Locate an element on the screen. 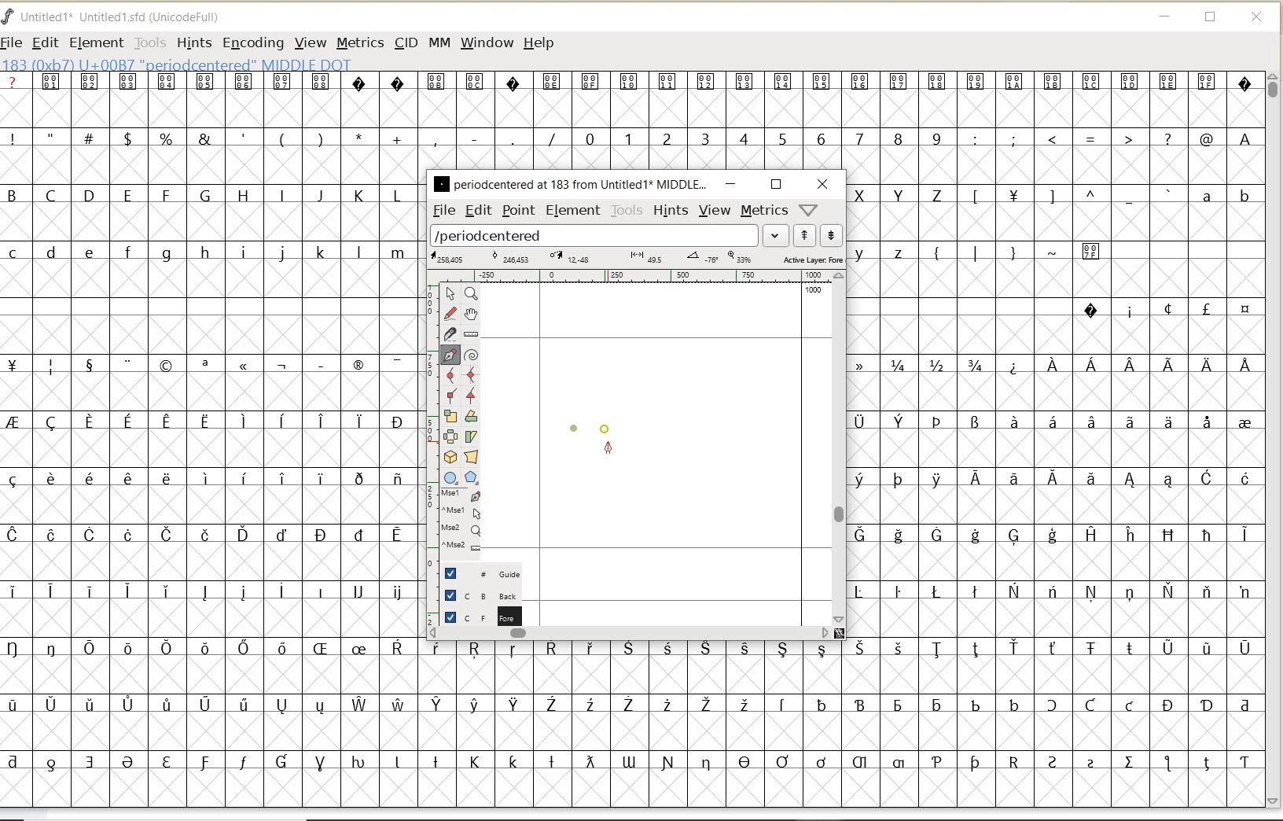  rotate the selection in 3D and project back to plane is located at coordinates (450, 456).